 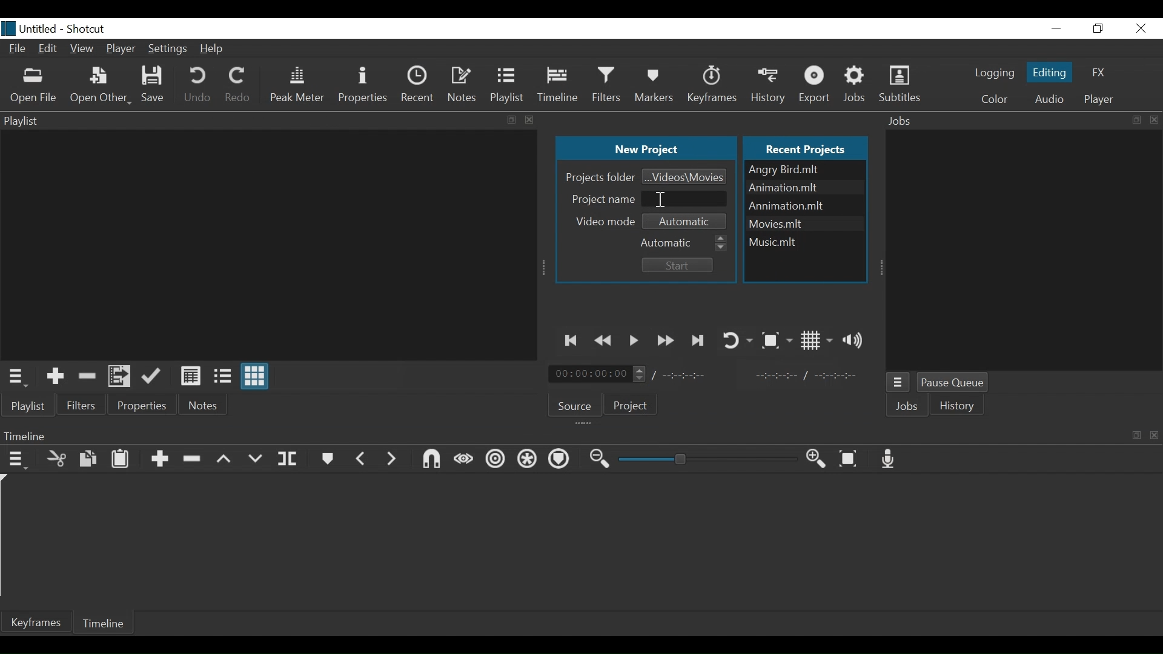 I want to click on Recent, so click(x=417, y=84).